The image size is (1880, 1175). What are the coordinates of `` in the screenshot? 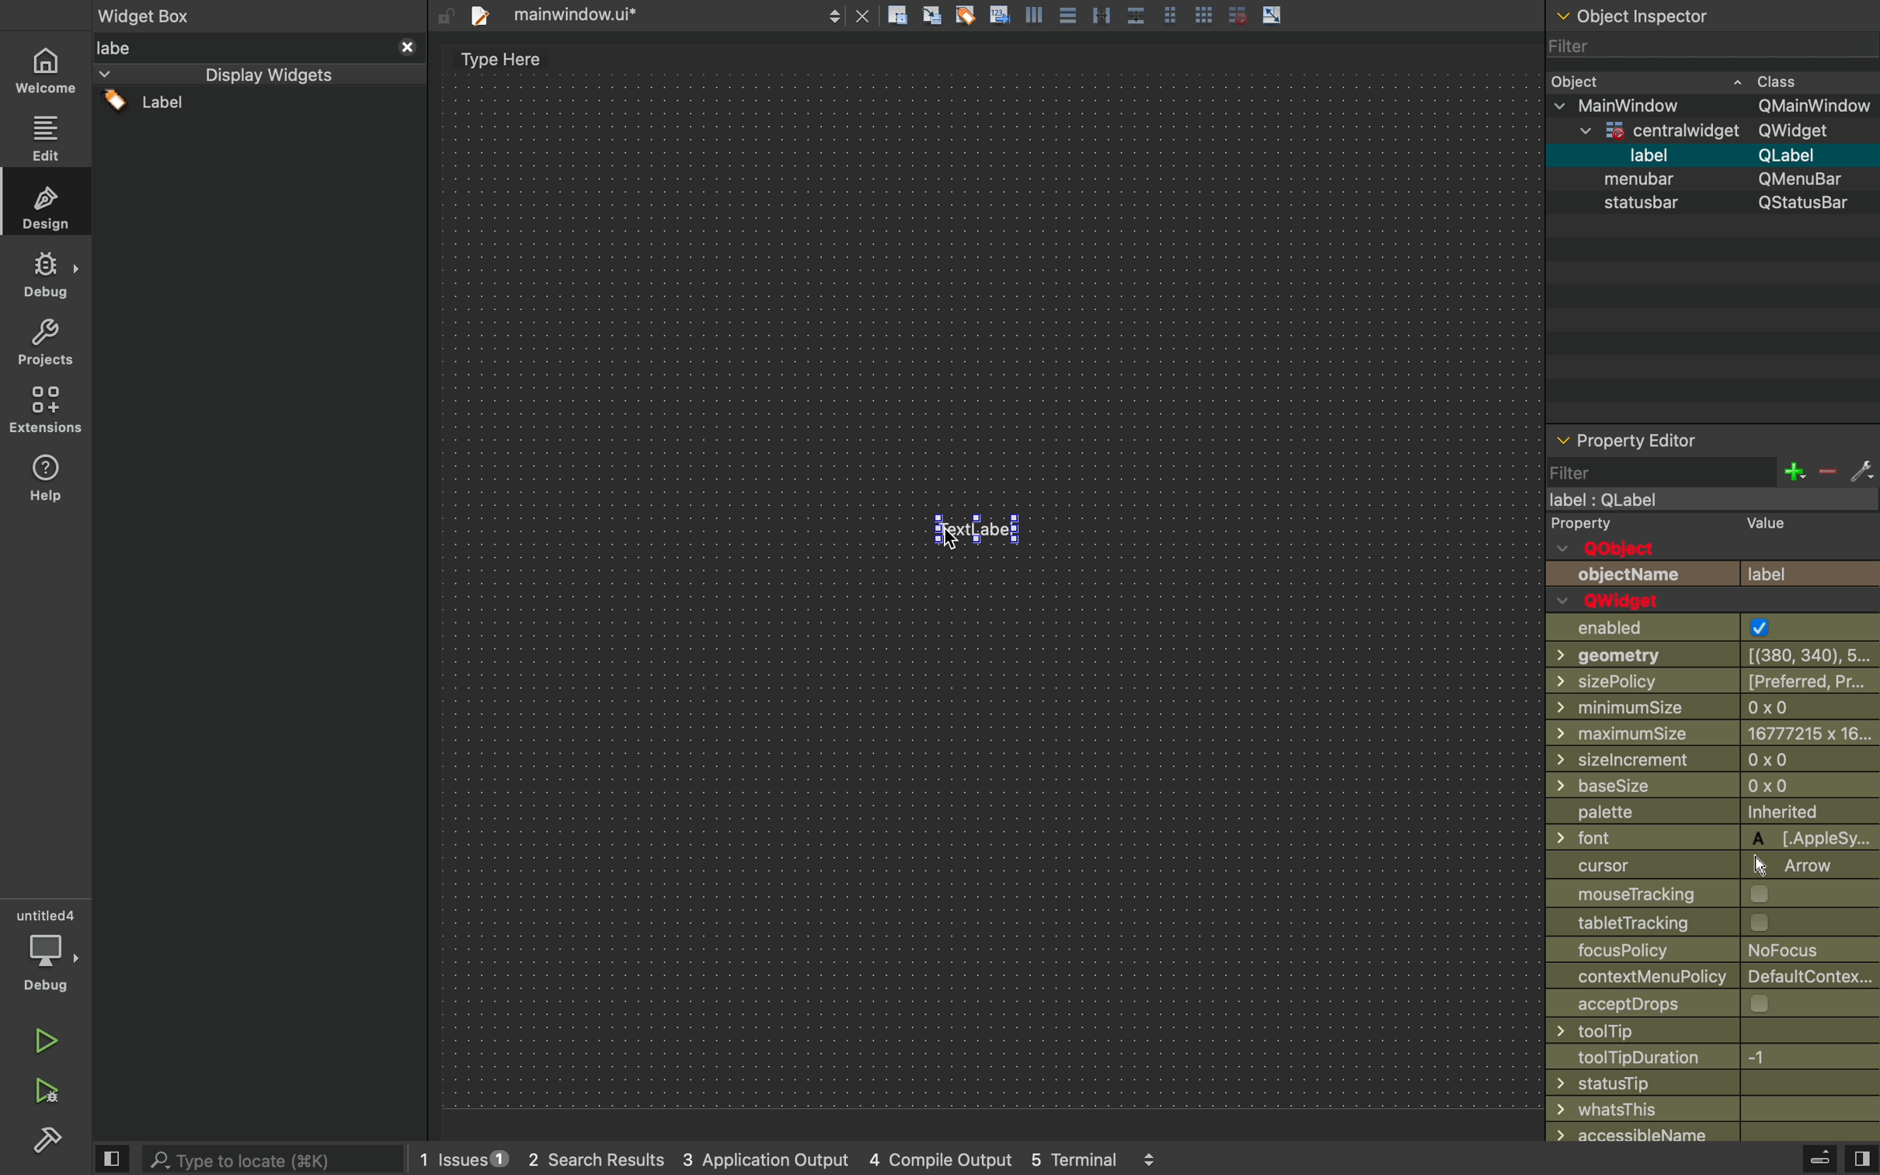 It's located at (118, 1158).